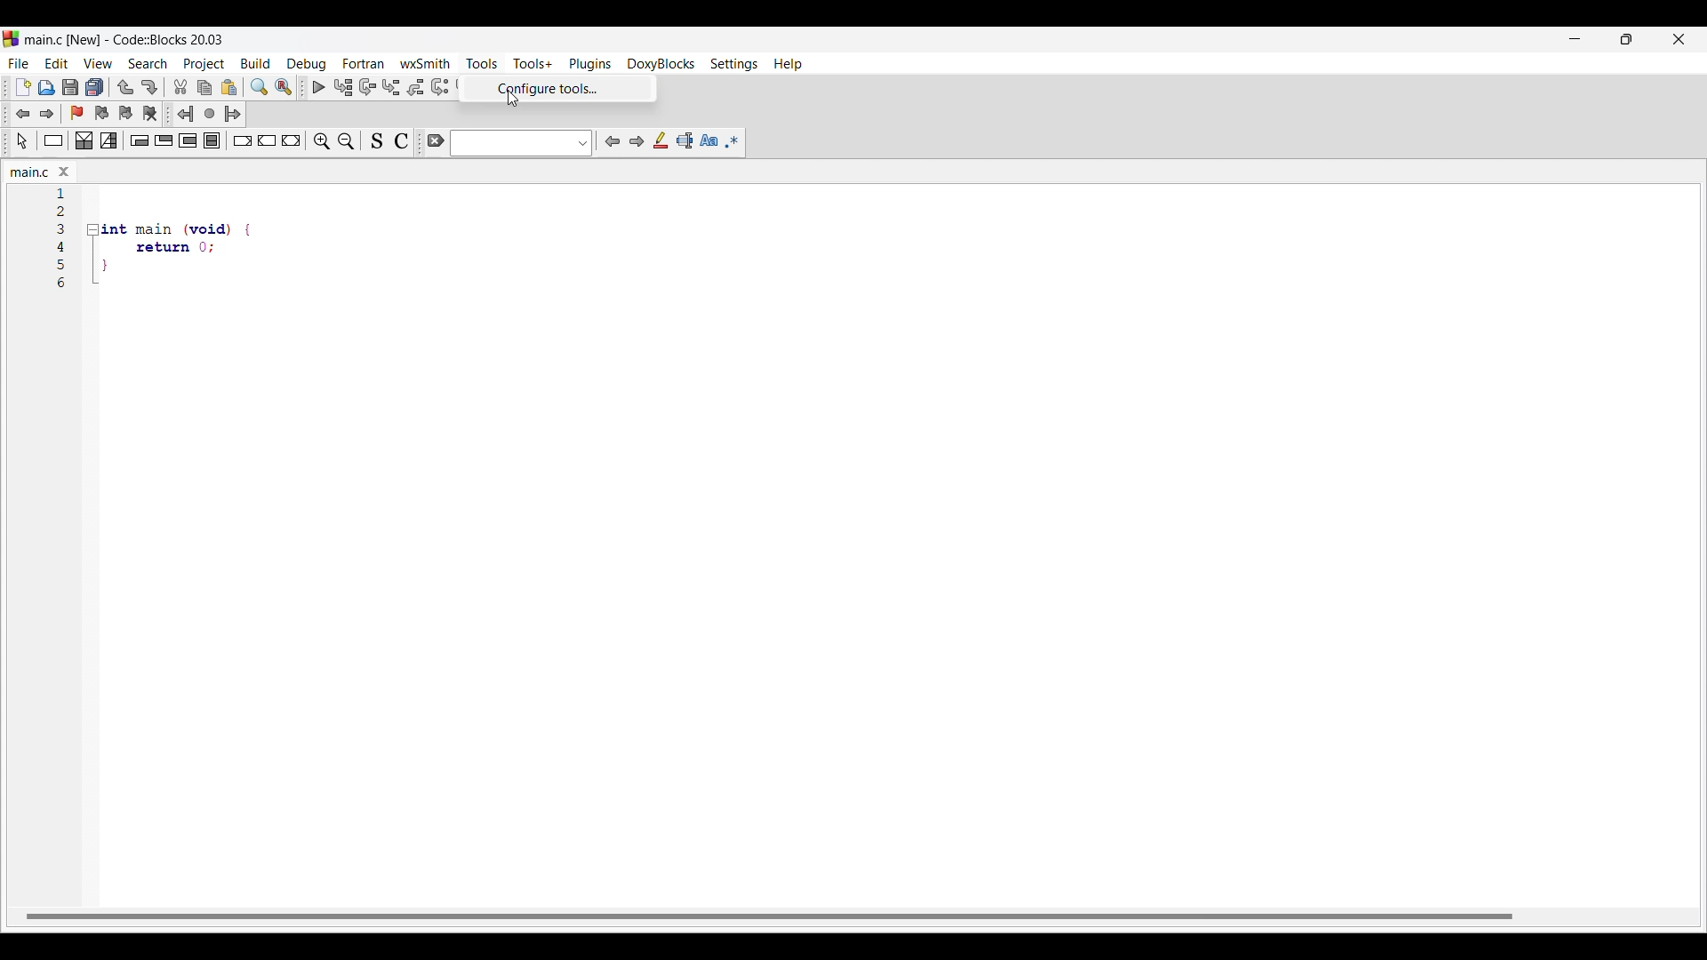 This screenshot has height=960, width=1707. What do you see at coordinates (233, 114) in the screenshot?
I see `Jump forward` at bounding box center [233, 114].